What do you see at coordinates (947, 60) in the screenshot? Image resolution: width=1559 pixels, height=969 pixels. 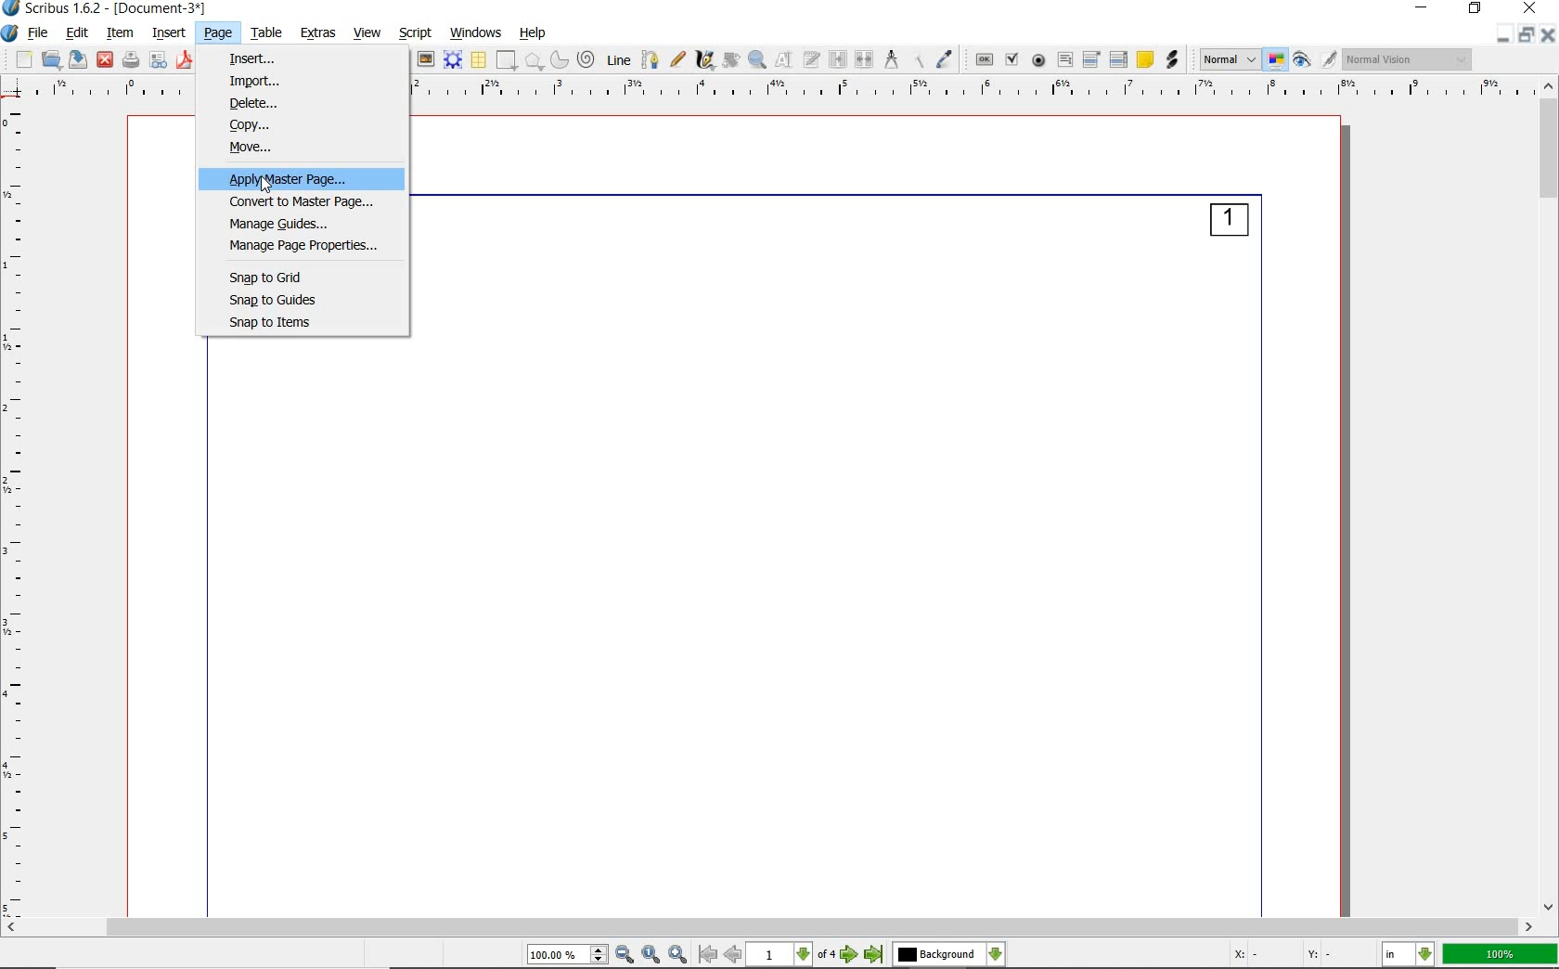 I see `eye dropper` at bounding box center [947, 60].